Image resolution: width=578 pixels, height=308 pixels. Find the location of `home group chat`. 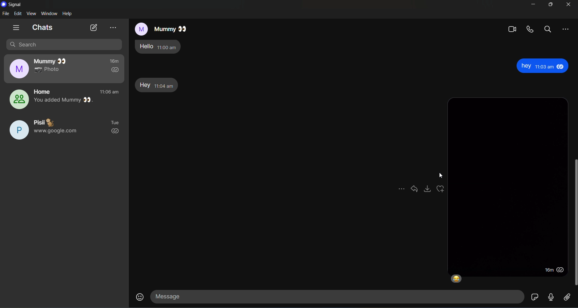

home group chat is located at coordinates (63, 99).